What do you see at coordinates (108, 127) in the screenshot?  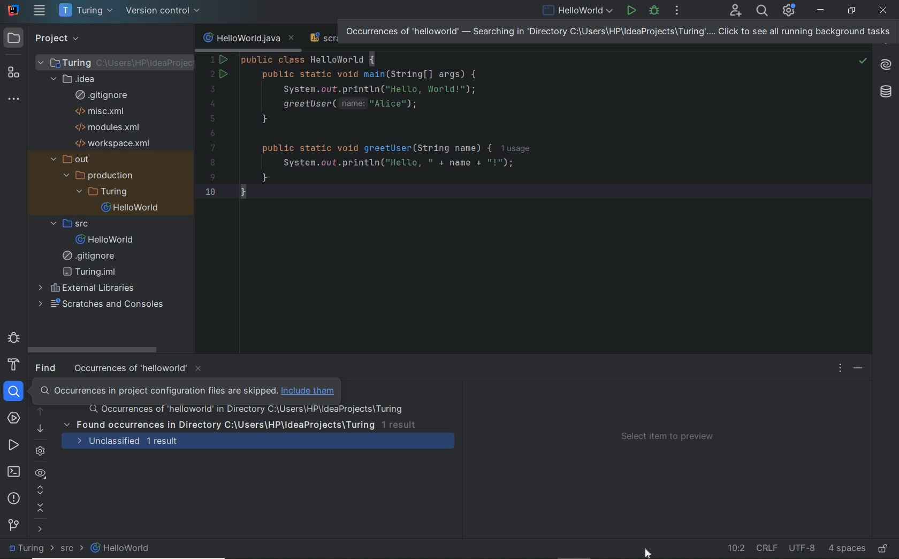 I see `modules.xml` at bounding box center [108, 127].